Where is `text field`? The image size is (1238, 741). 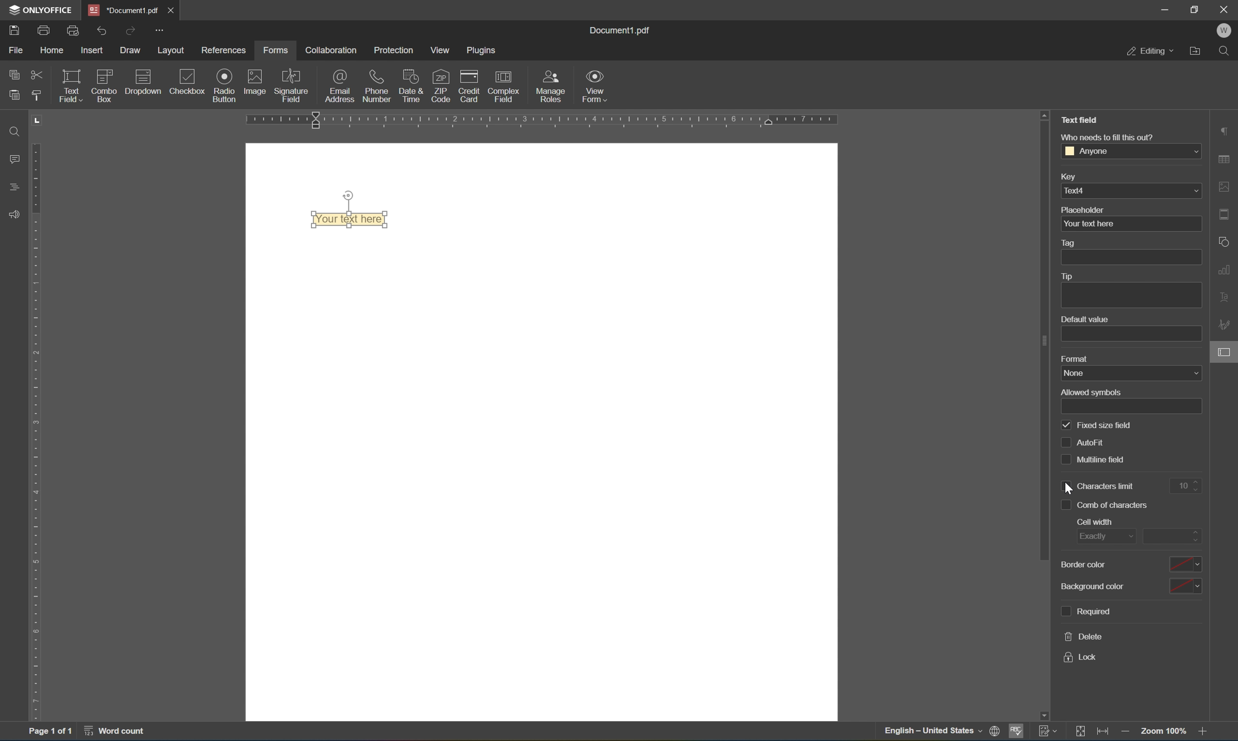
text field is located at coordinates (69, 85).